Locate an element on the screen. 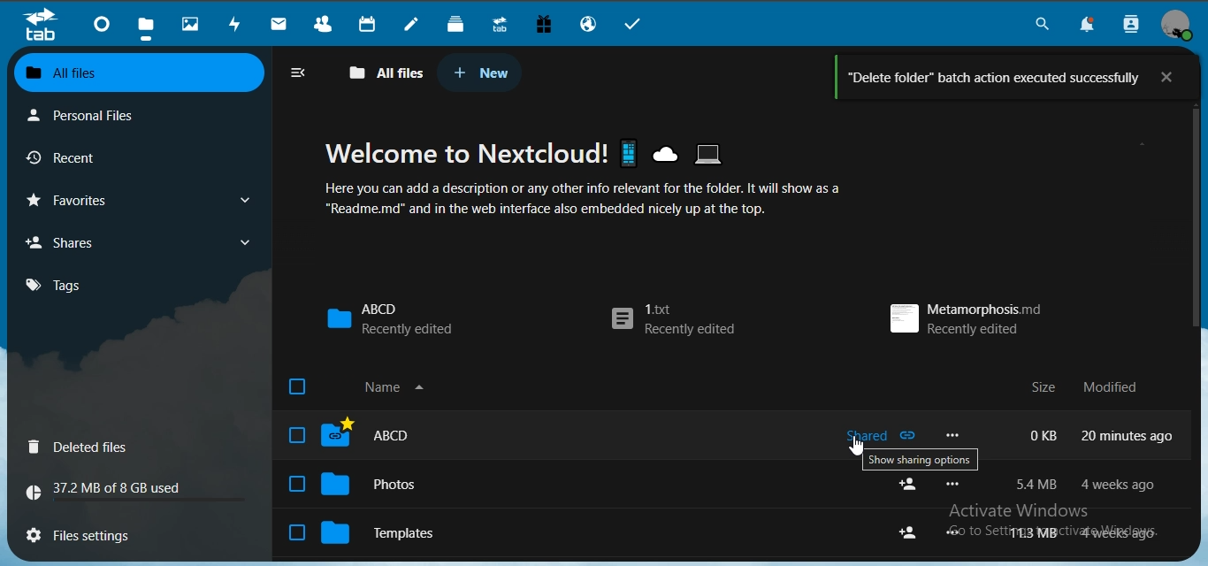  o kb is located at coordinates (1038, 484).